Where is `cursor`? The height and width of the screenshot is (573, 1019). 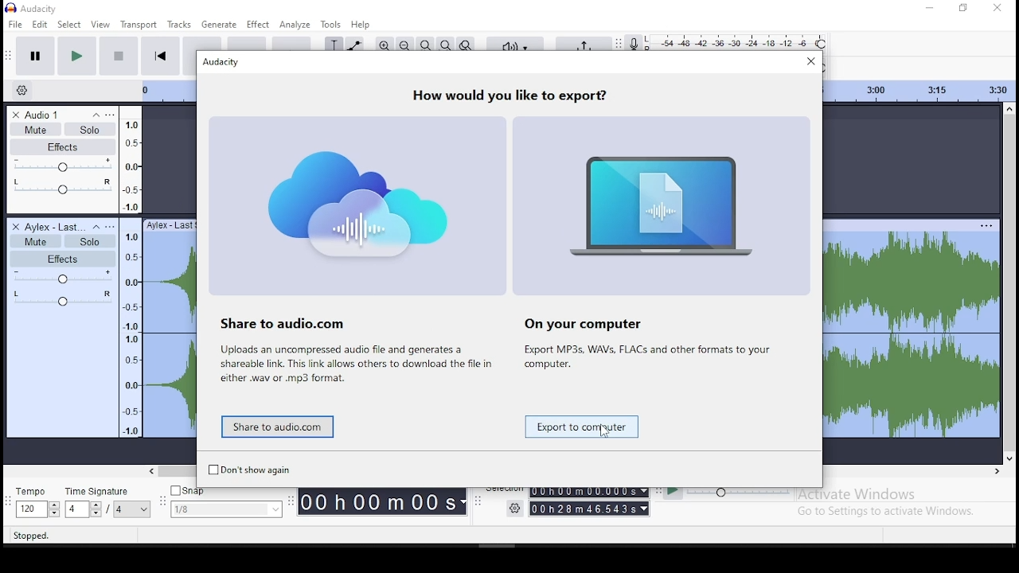
cursor is located at coordinates (607, 432).